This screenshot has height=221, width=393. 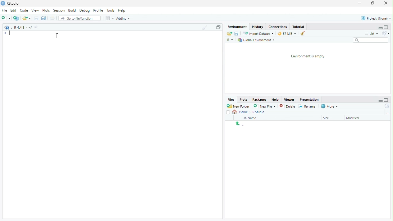 I want to click on Delete, so click(x=283, y=106).